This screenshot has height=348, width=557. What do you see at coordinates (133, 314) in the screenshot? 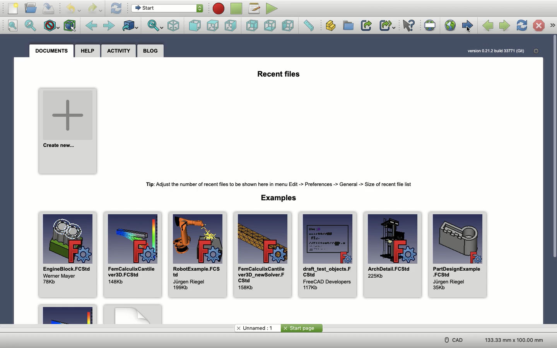
I see `Example` at bounding box center [133, 314].